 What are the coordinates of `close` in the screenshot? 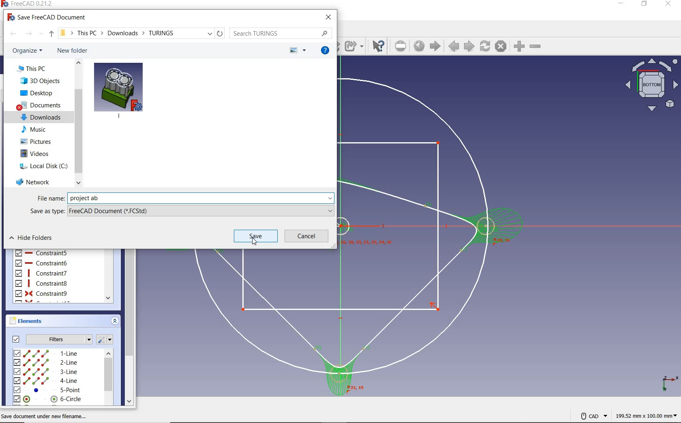 It's located at (328, 17).